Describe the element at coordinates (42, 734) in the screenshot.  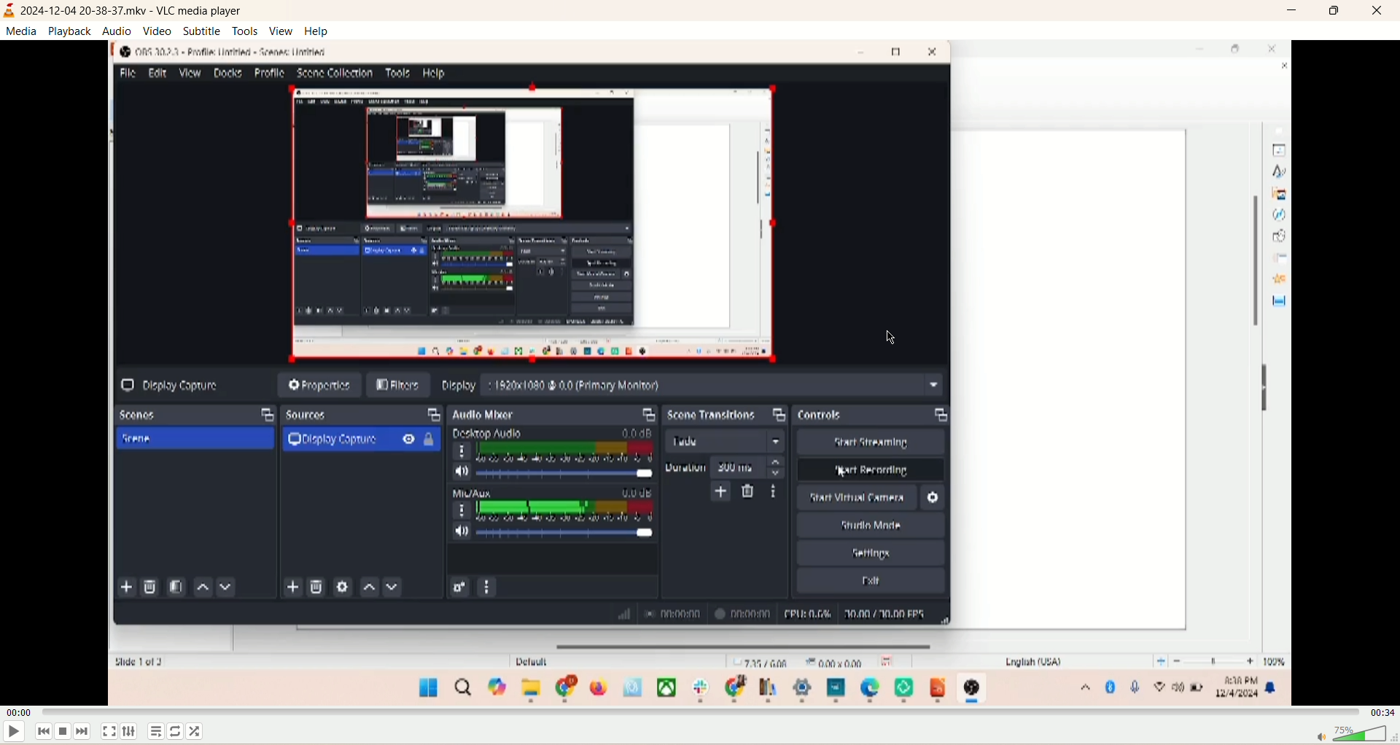
I see `previous` at that location.